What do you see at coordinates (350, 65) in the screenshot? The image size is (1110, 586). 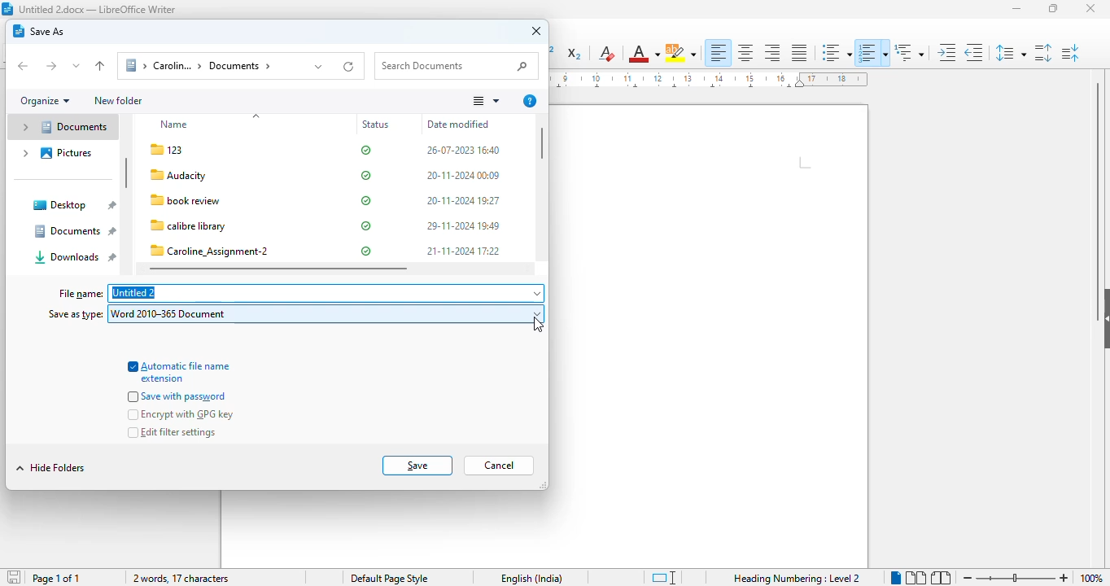 I see `refresh "documents"` at bounding box center [350, 65].